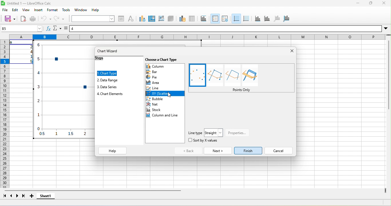  What do you see at coordinates (112, 151) in the screenshot?
I see `help` at bounding box center [112, 151].